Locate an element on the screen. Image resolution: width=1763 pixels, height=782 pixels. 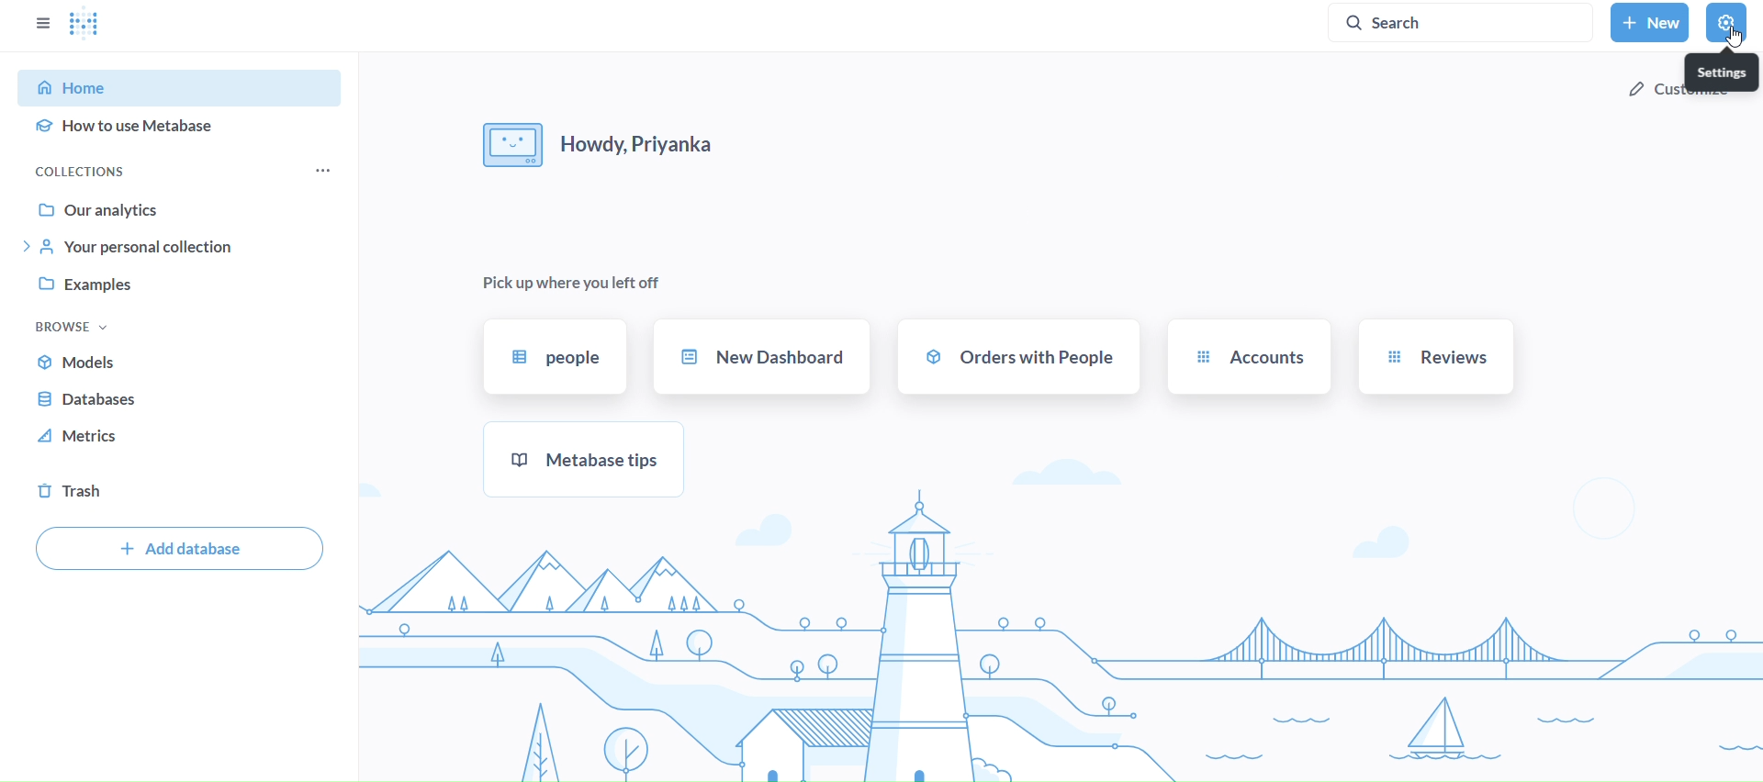
models is located at coordinates (184, 362).